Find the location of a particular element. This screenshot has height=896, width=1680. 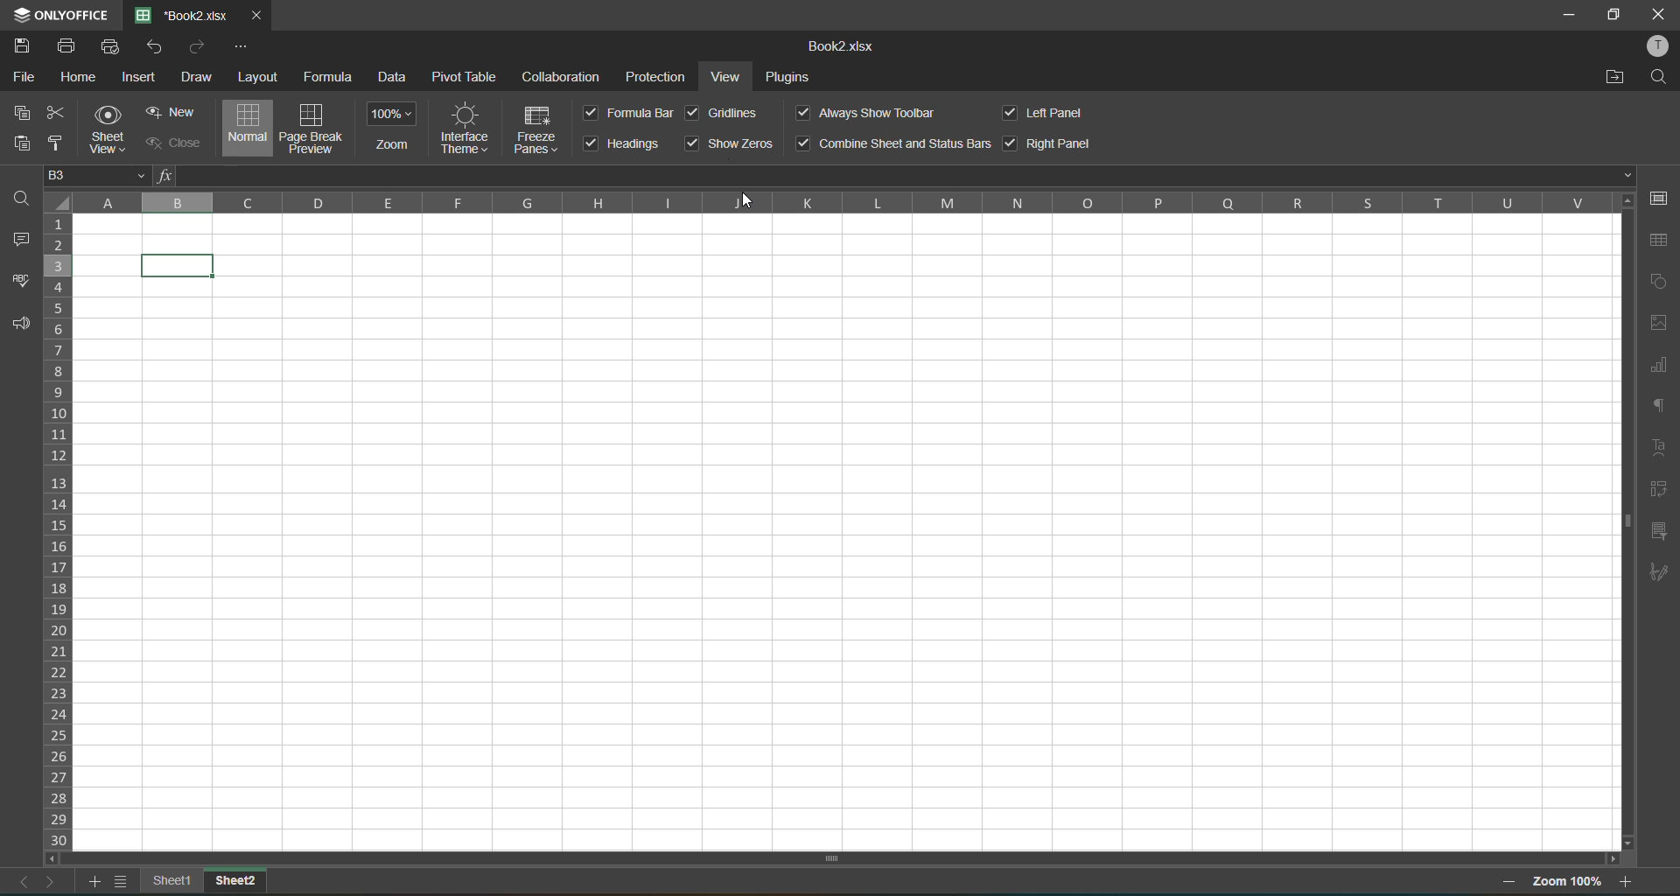

find is located at coordinates (1662, 73).